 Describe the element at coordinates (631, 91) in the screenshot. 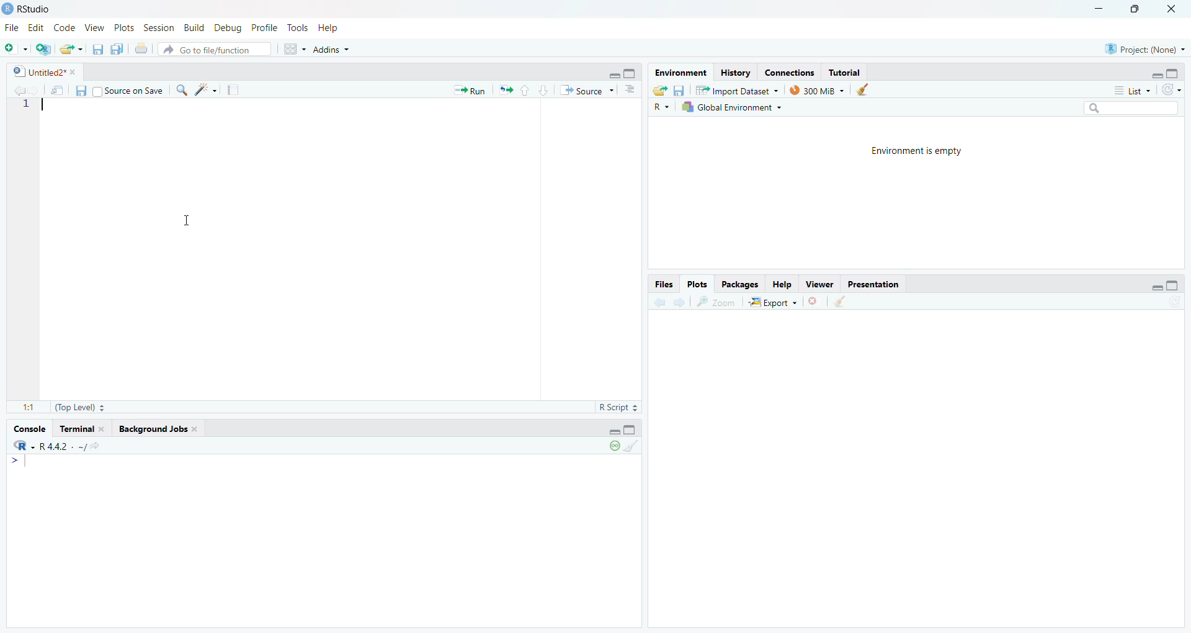

I see `show document outline` at that location.